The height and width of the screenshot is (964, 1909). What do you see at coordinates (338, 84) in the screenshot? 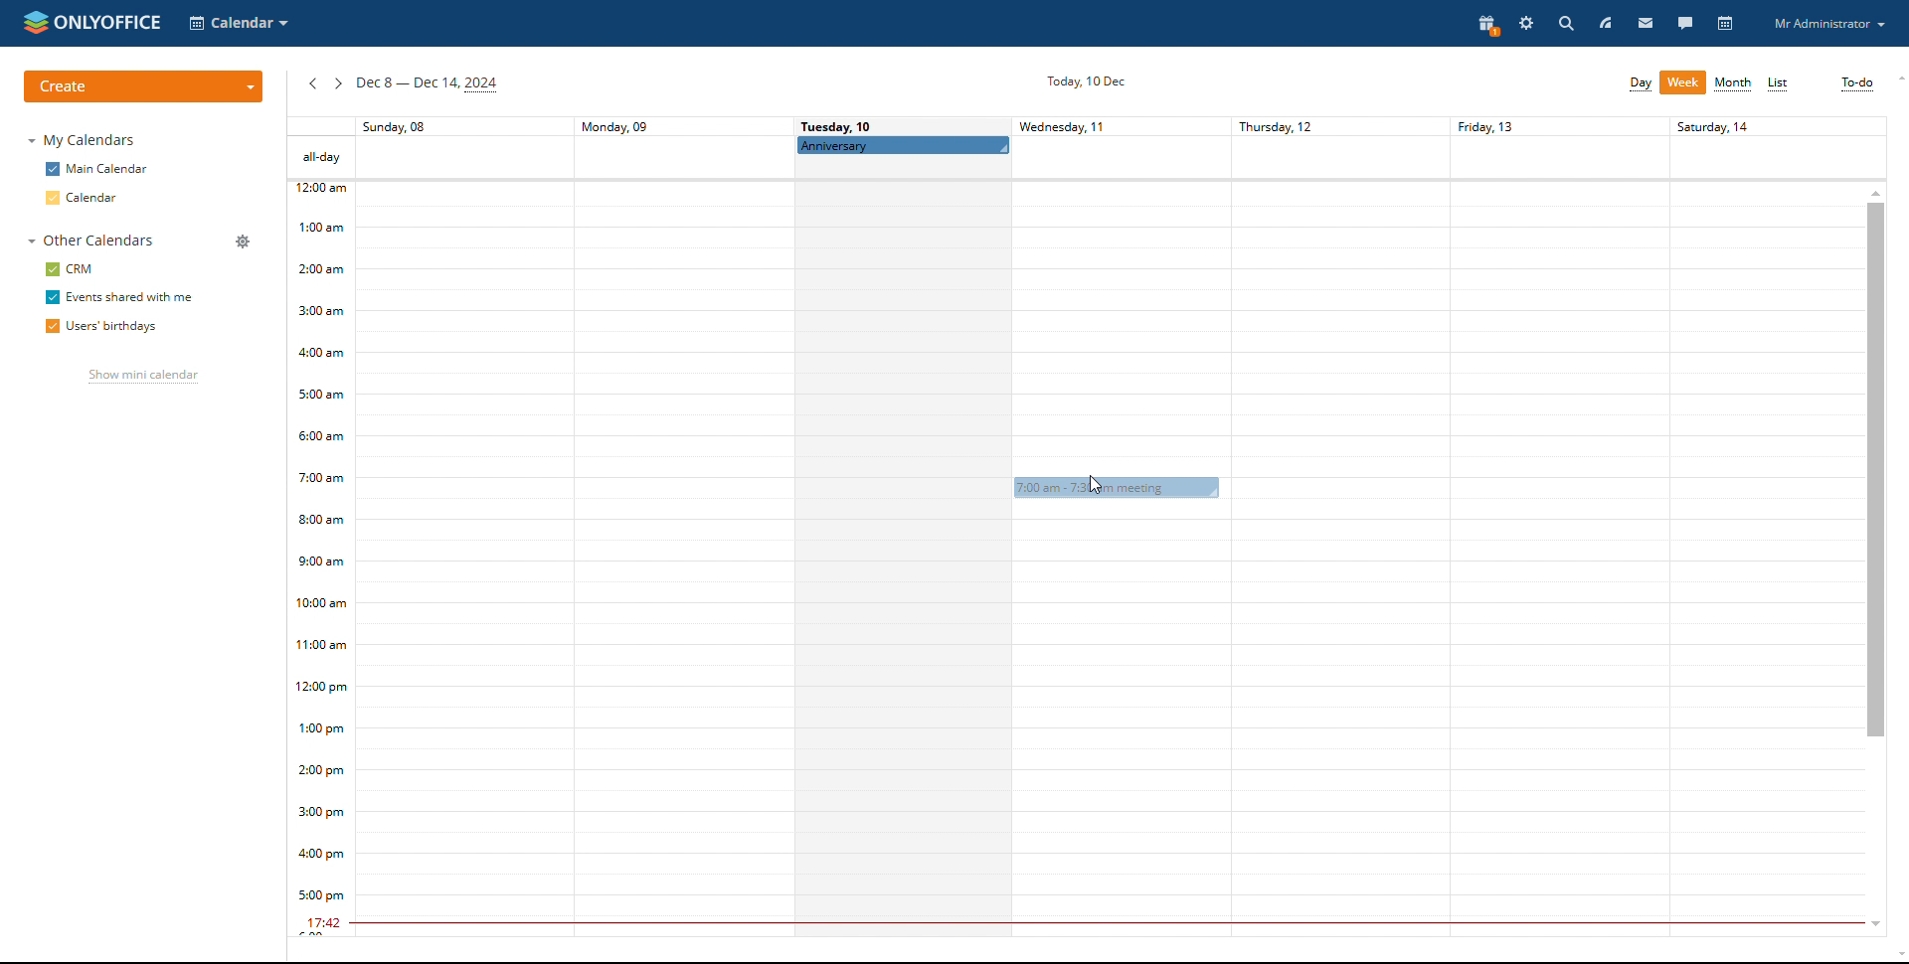
I see `next week` at bounding box center [338, 84].